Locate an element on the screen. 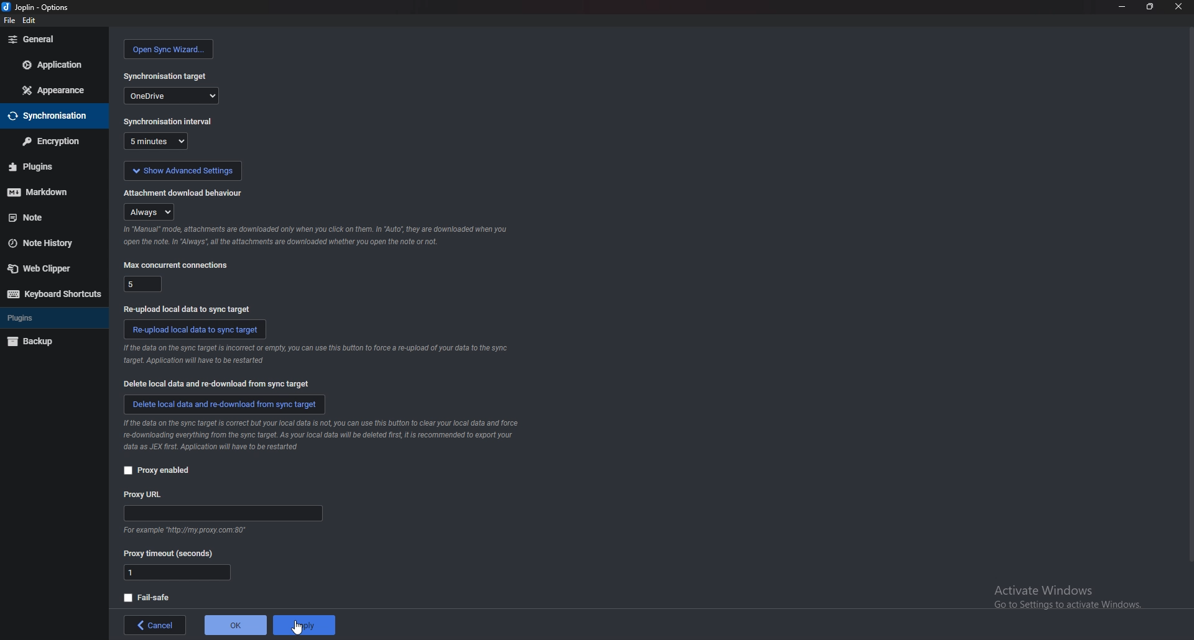 Image resolution: width=1194 pixels, height=640 pixels. delete local data and redownload is located at coordinates (223, 405).